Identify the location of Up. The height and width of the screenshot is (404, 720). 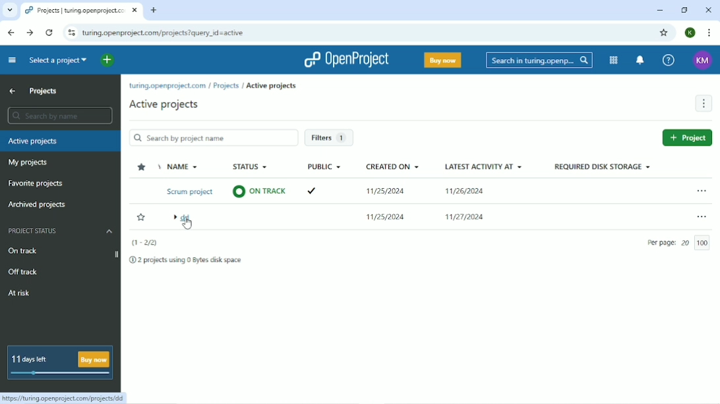
(12, 91).